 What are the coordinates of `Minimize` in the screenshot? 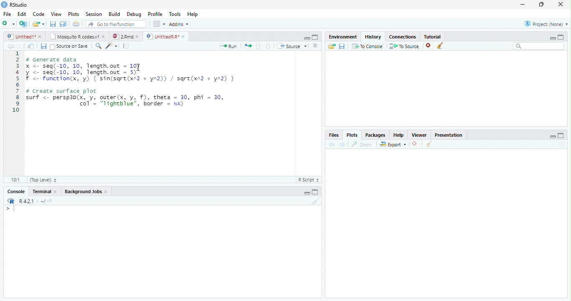 It's located at (307, 193).